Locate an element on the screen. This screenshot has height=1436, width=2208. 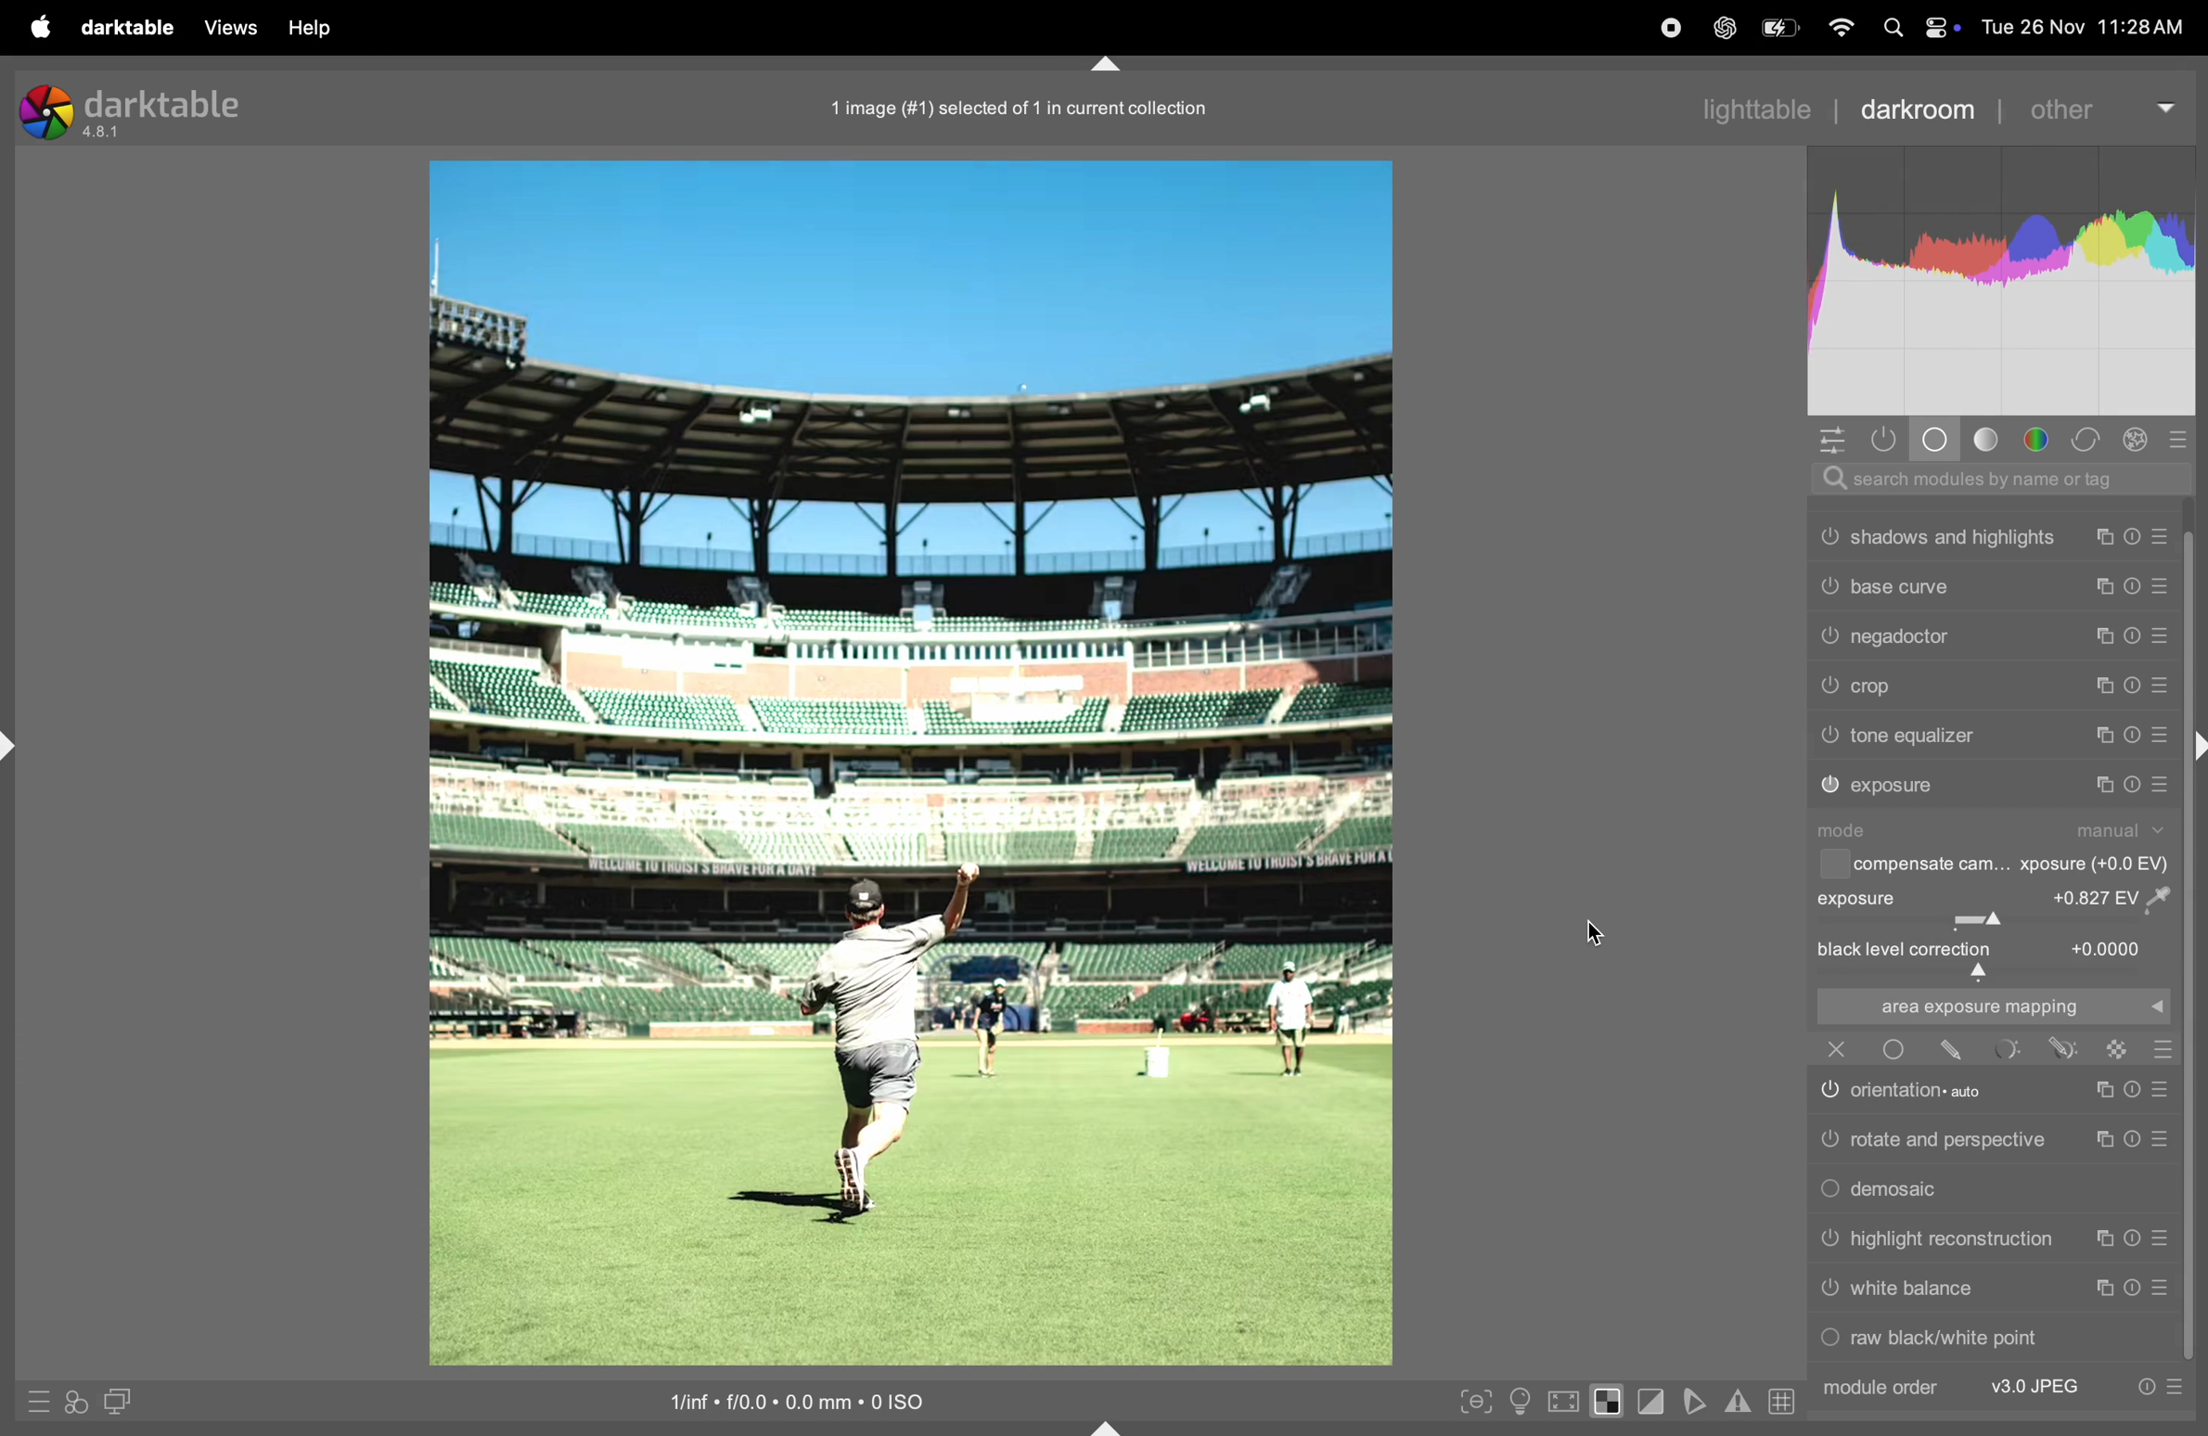
Presets  is located at coordinates (2160, 737).